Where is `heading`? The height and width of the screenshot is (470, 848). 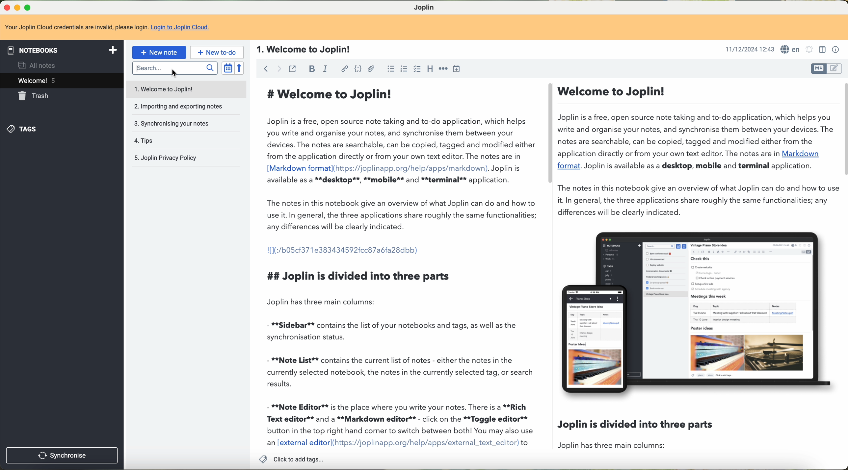 heading is located at coordinates (431, 68).